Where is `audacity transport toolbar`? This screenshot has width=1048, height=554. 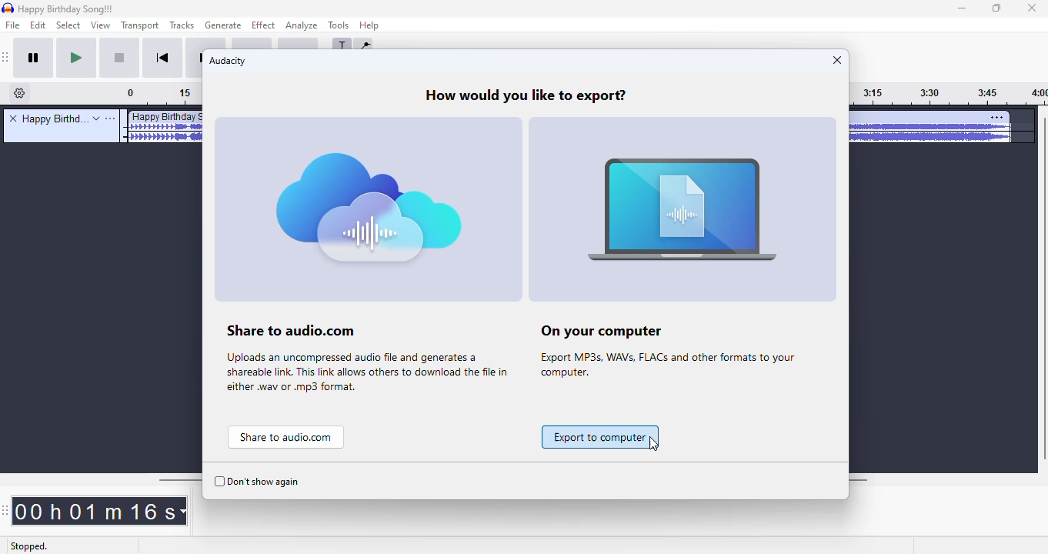
audacity transport toolbar is located at coordinates (7, 58).